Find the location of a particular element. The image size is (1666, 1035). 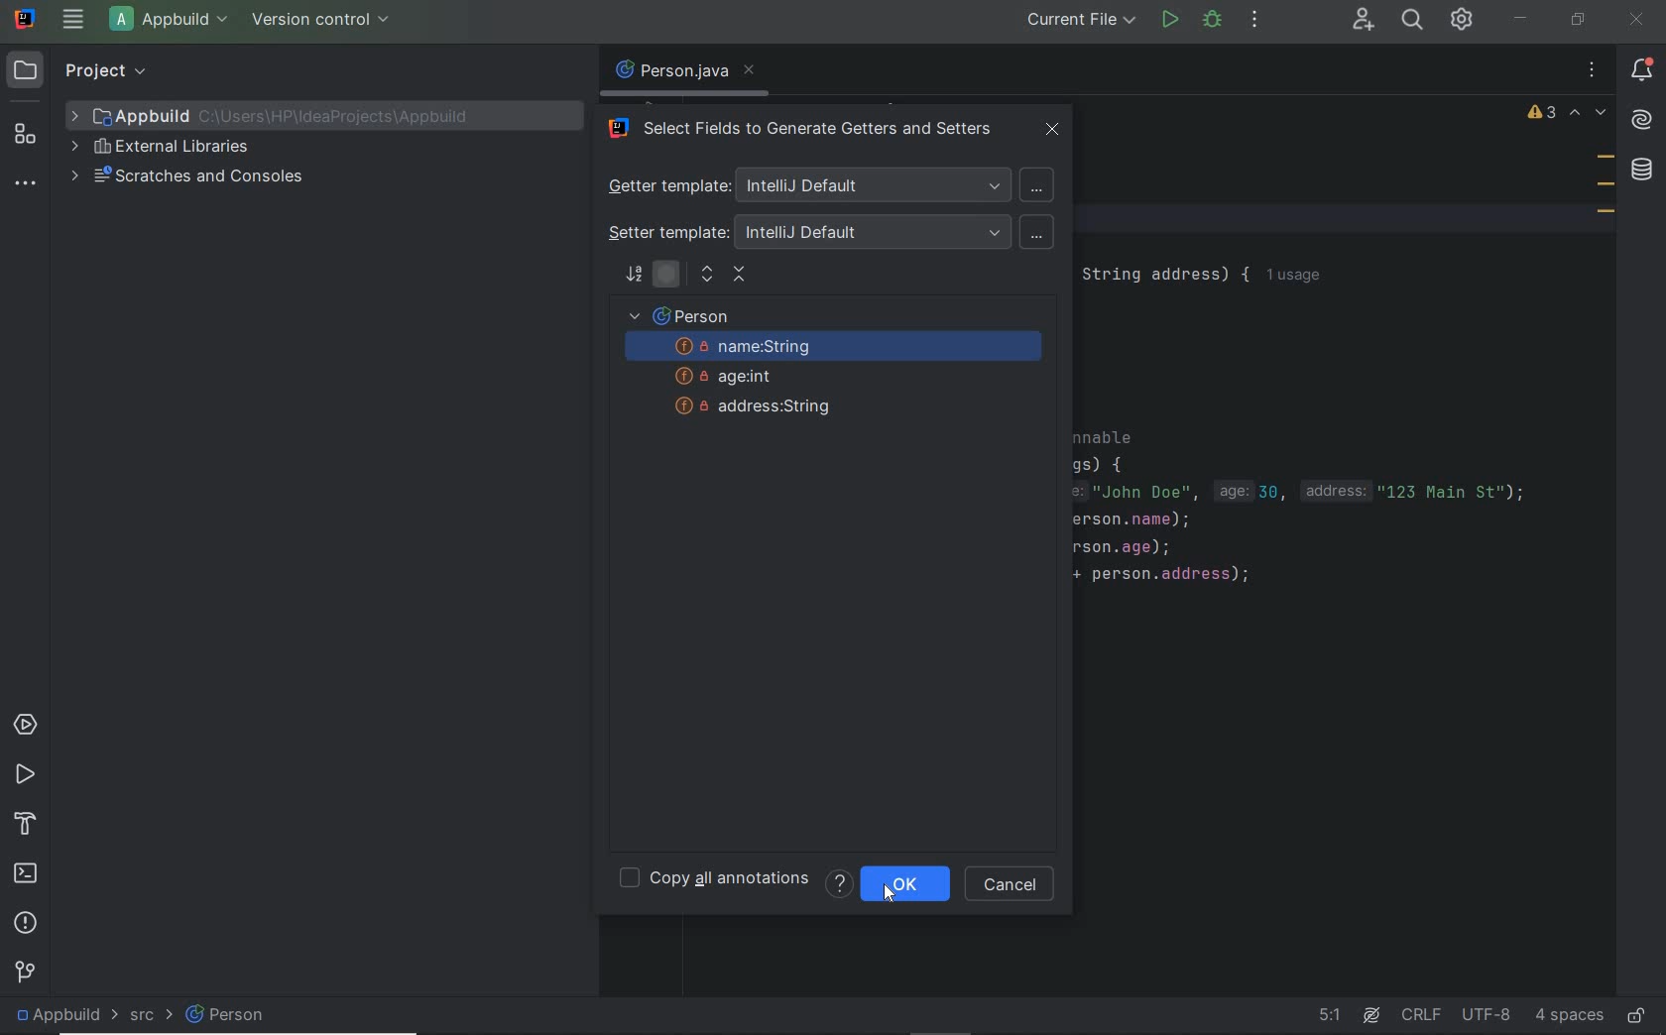

expand or collapse all is located at coordinates (724, 277).